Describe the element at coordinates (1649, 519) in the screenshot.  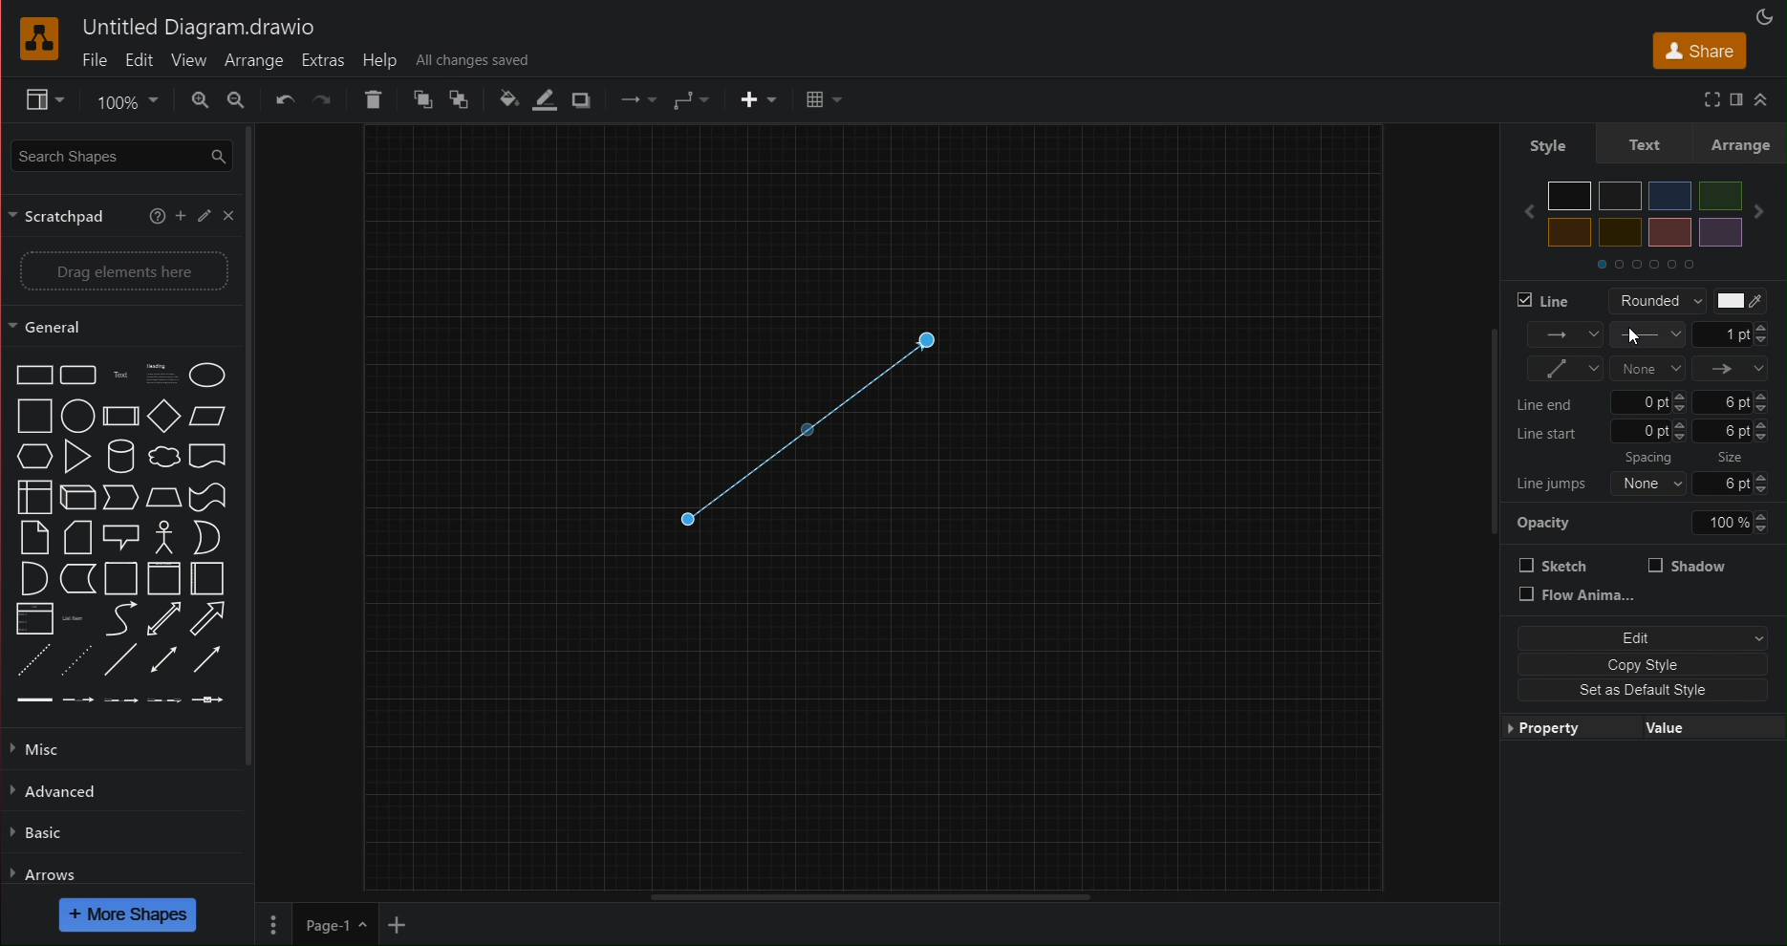
I see `Opacity` at that location.